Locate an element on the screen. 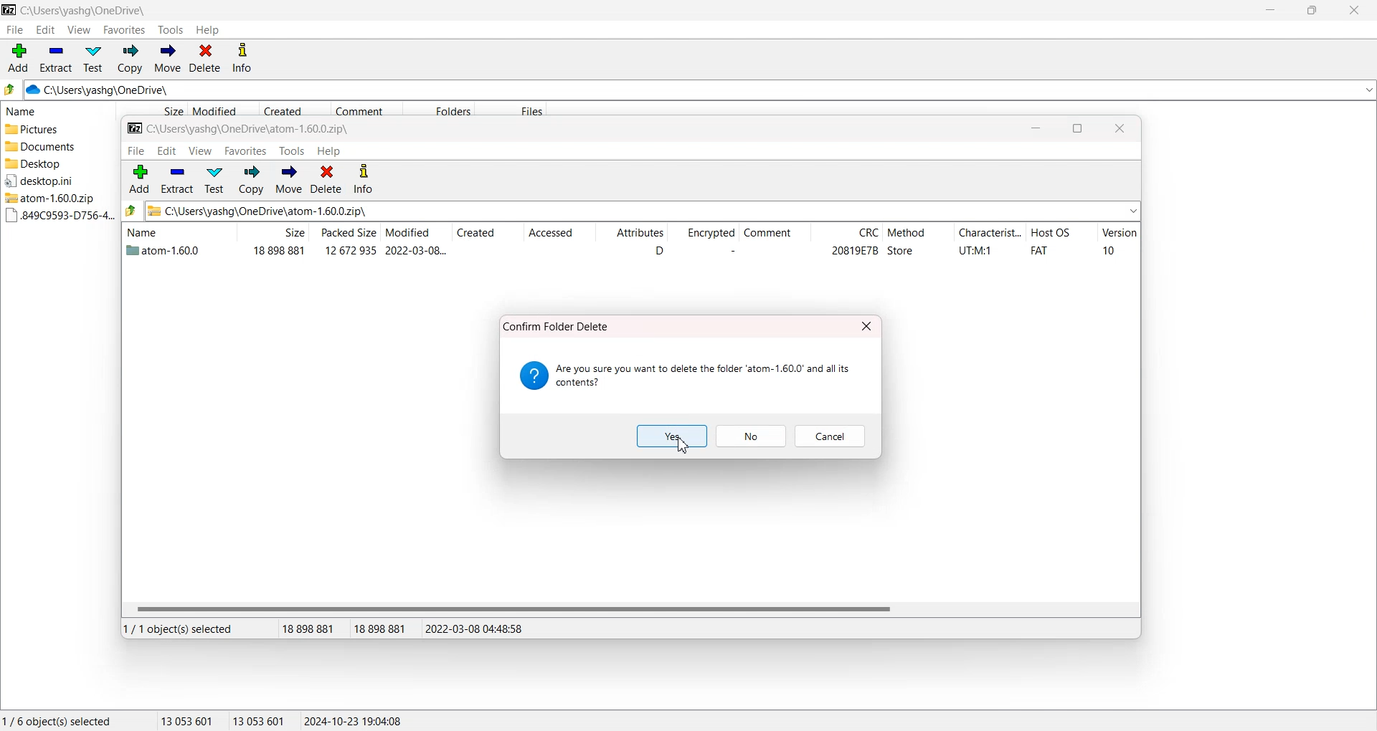  add is located at coordinates (140, 178).